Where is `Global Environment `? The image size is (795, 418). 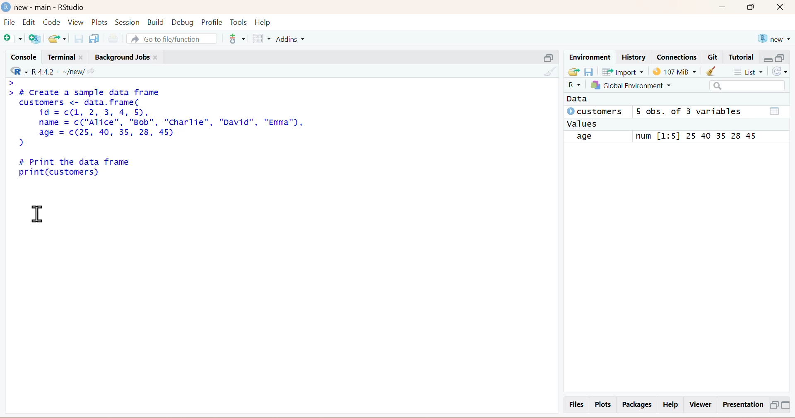 Global Environment  is located at coordinates (641, 86).